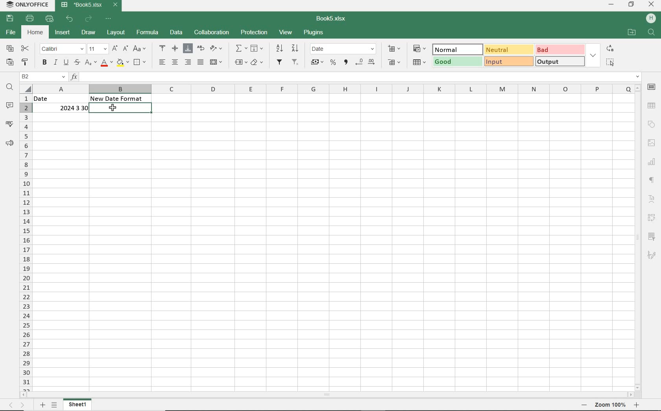 This screenshot has height=411, width=661. I want to click on SORT DESCENDING, so click(295, 48).